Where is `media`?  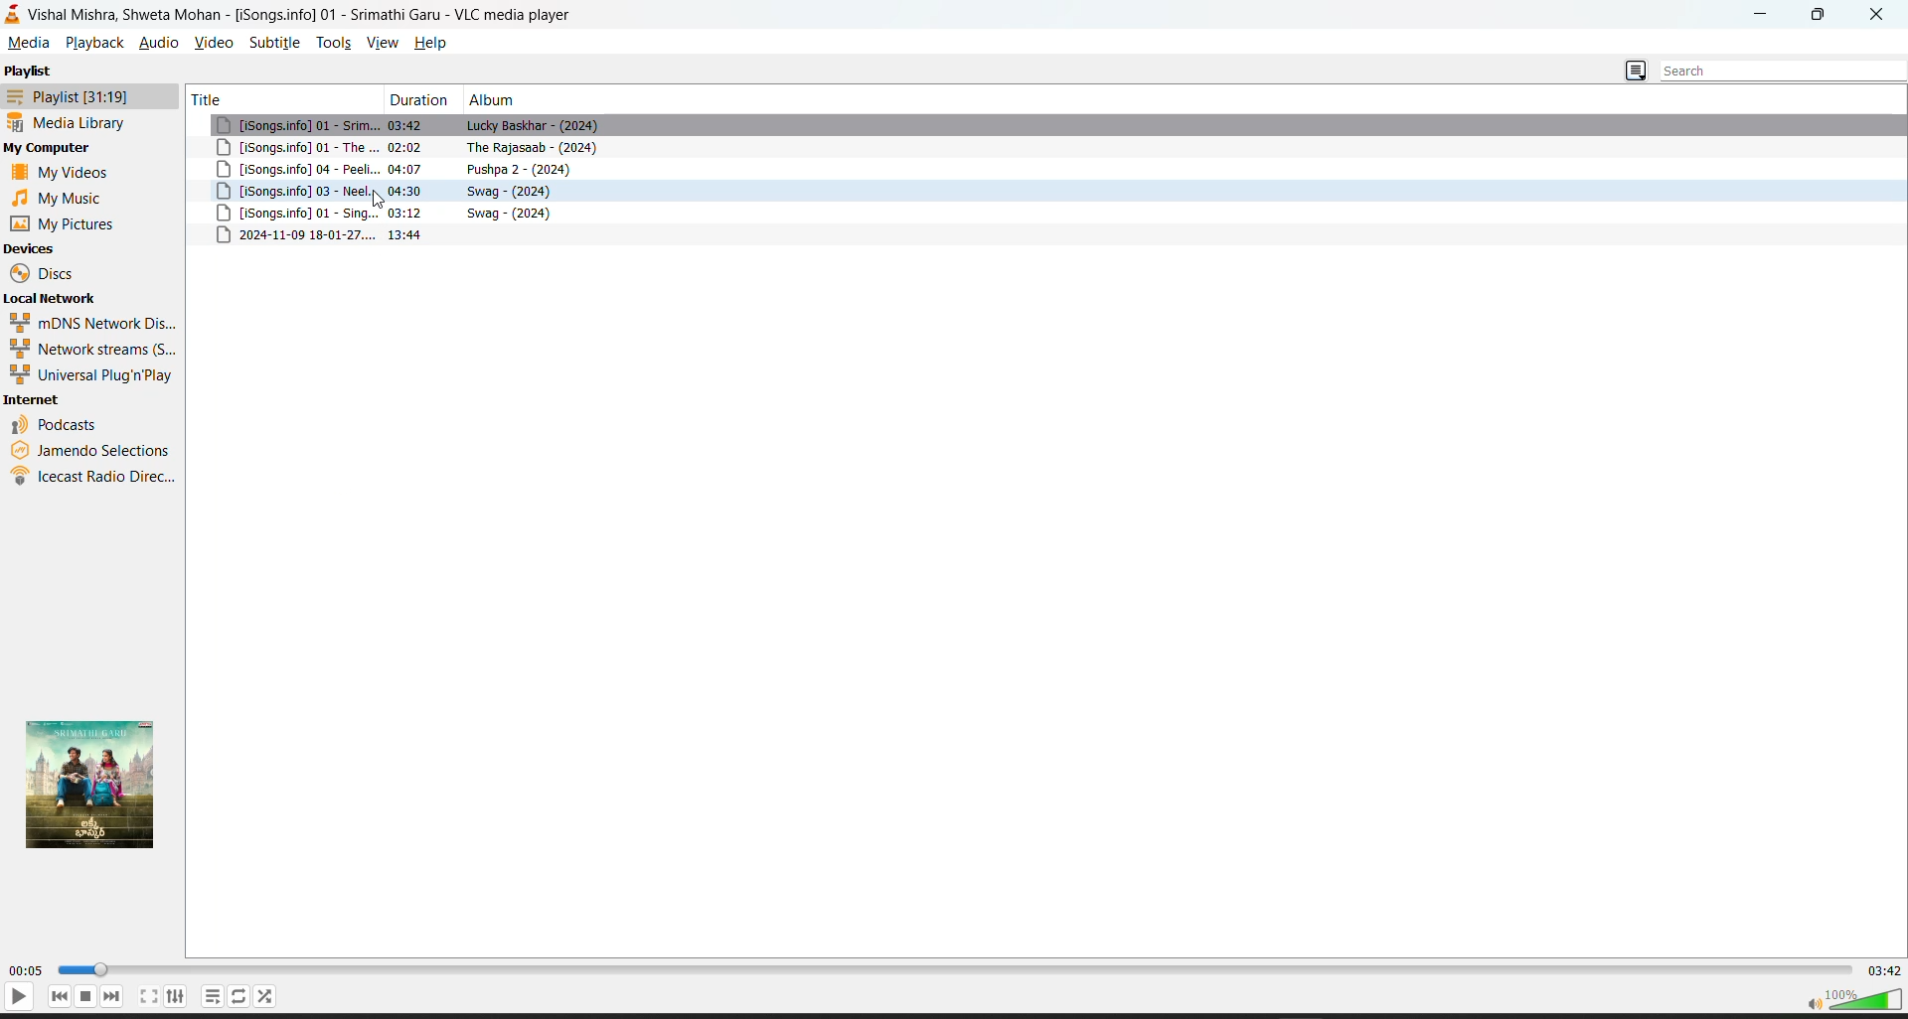 media is located at coordinates (28, 44).